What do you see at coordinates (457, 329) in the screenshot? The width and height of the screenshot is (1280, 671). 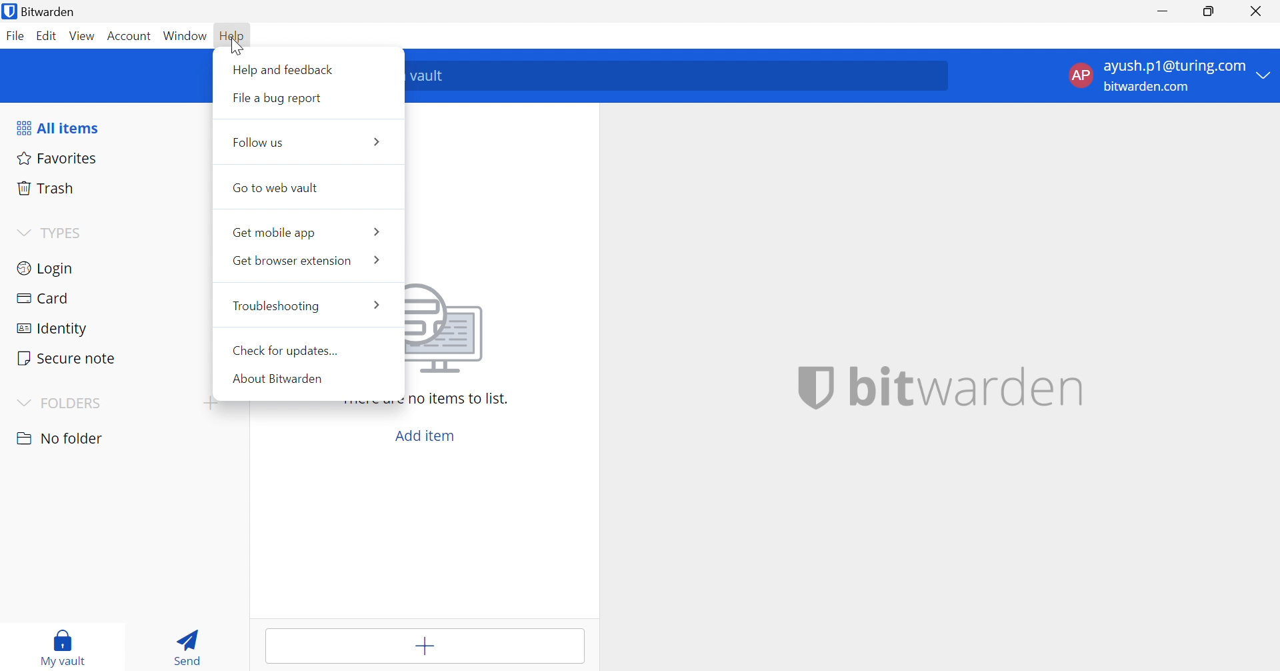 I see `Image` at bounding box center [457, 329].